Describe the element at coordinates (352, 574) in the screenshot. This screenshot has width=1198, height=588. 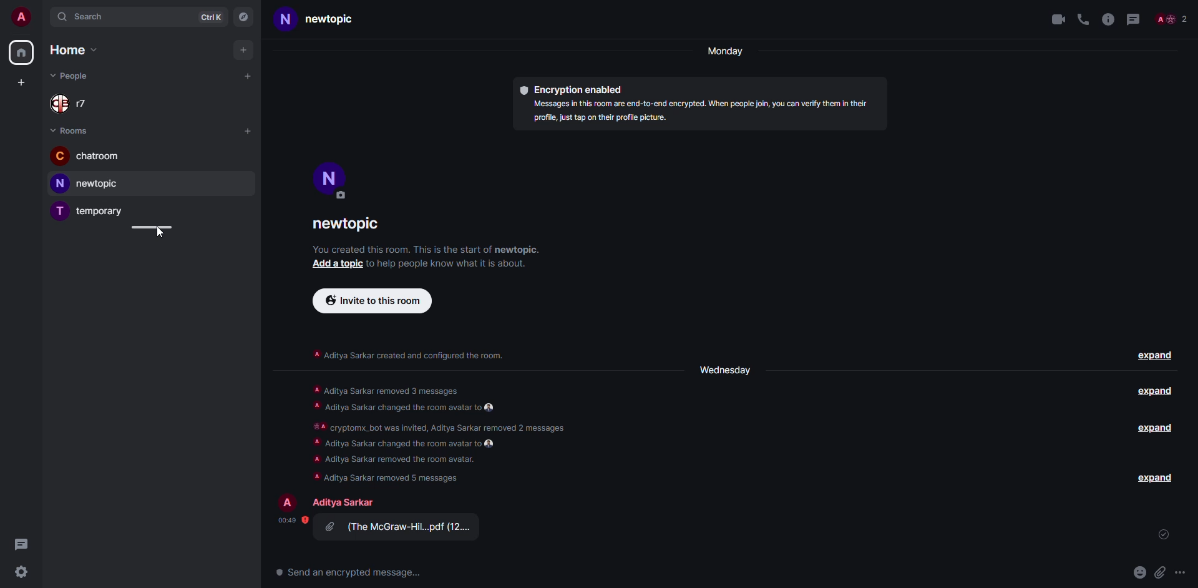
I see `send an encrypted message` at that location.